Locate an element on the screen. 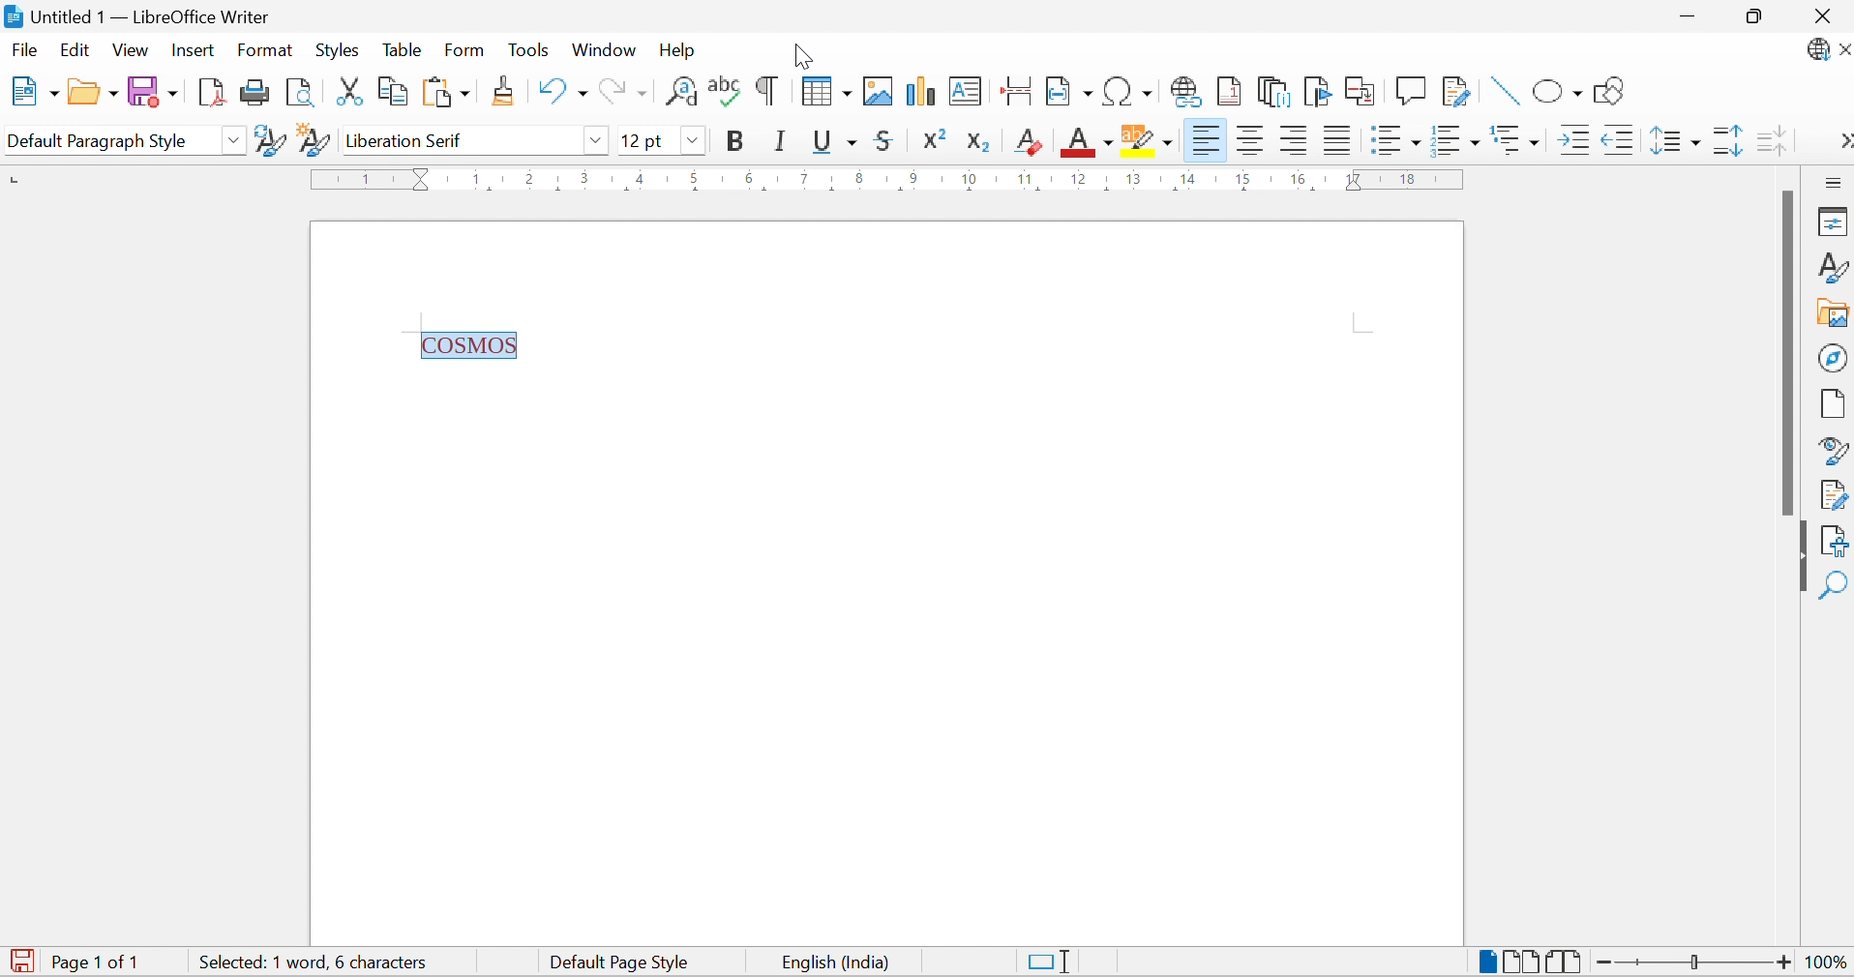  Single-page View is located at coordinates (1486, 959).